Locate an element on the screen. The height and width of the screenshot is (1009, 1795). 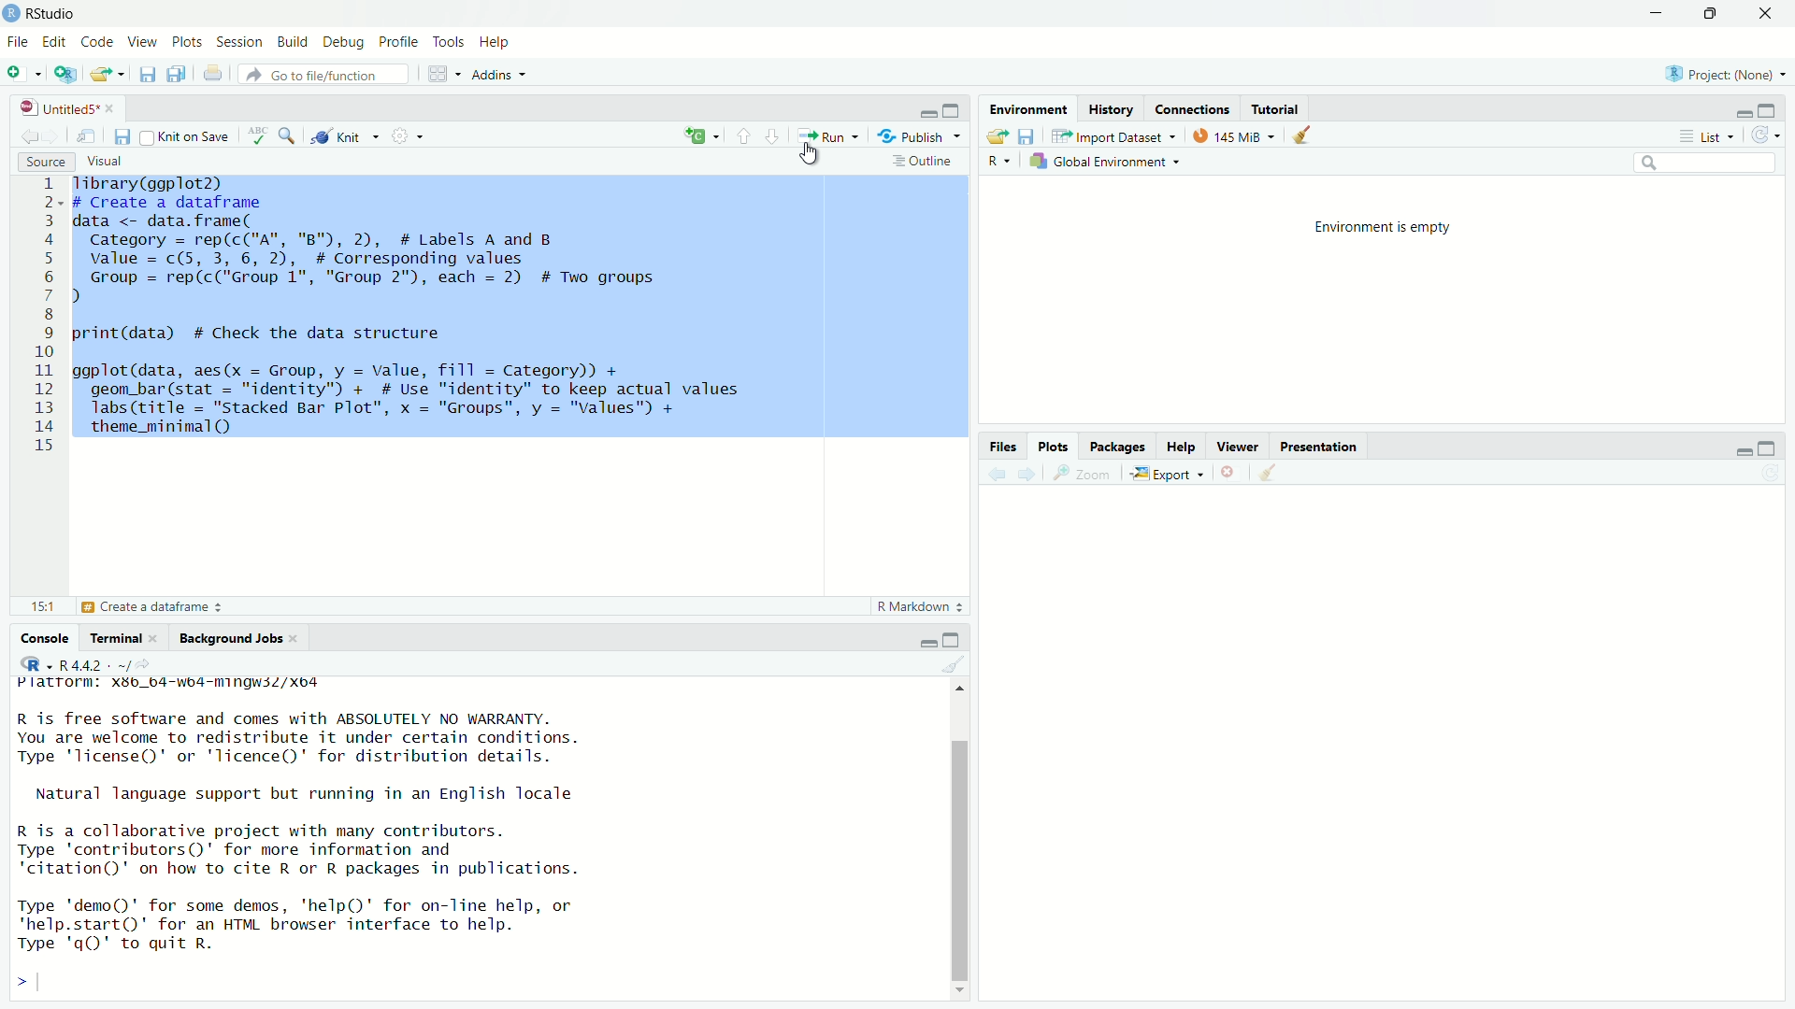
Go back to the previous source location (Ctrl + F9) is located at coordinates (23, 134).